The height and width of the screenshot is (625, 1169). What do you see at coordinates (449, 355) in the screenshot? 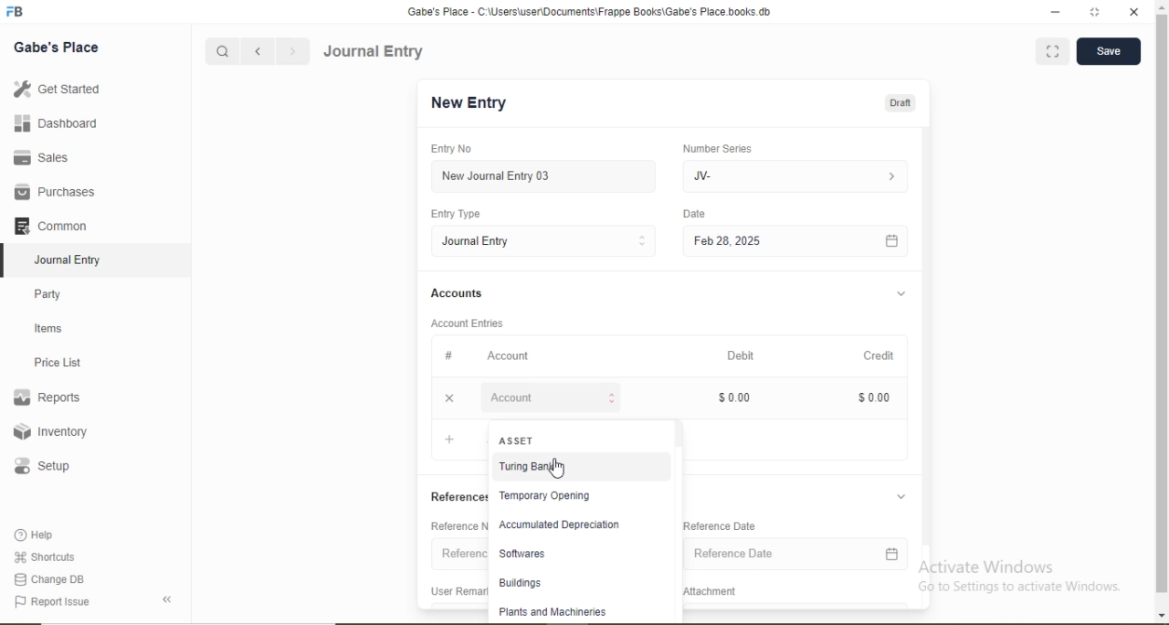
I see `#` at bounding box center [449, 355].